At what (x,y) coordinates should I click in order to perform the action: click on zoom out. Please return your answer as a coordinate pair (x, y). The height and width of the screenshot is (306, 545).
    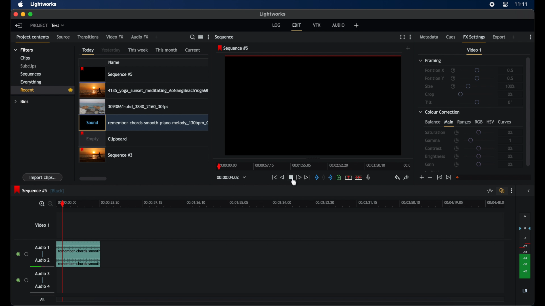
    Looking at the image, I should click on (49, 204).